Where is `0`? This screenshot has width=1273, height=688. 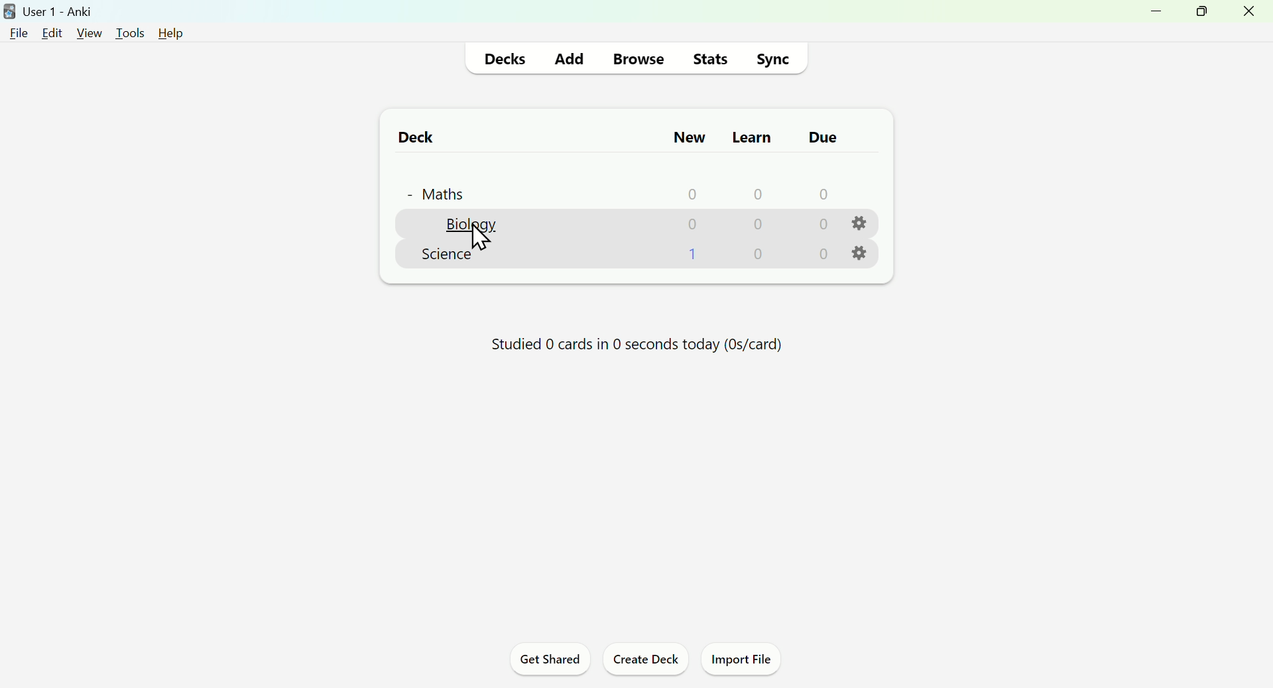 0 is located at coordinates (821, 225).